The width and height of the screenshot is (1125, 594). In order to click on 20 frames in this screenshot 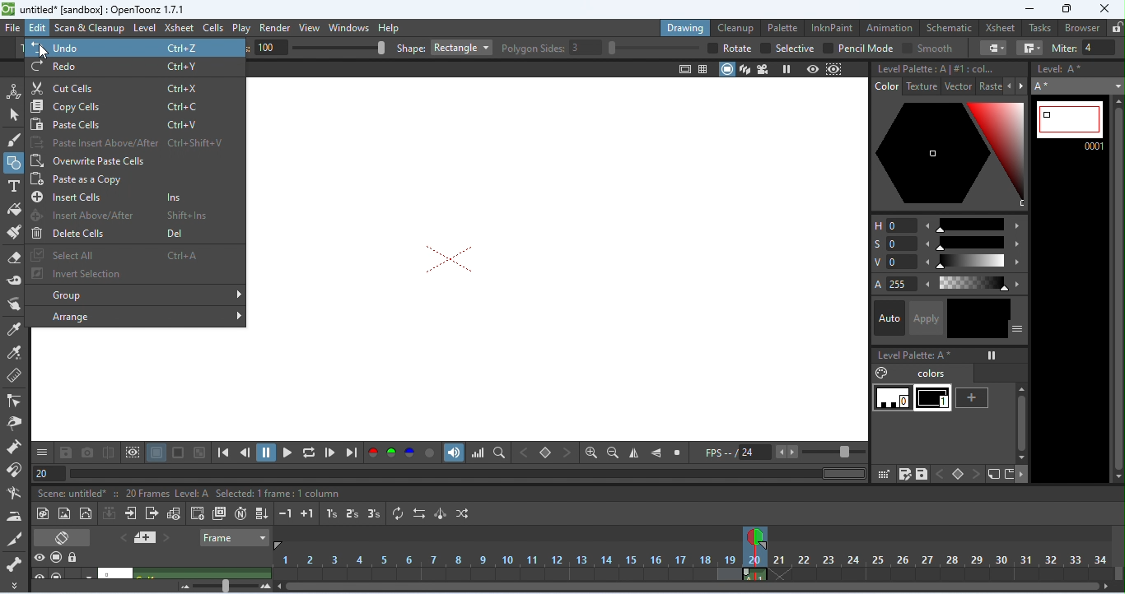, I will do `click(141, 493)`.